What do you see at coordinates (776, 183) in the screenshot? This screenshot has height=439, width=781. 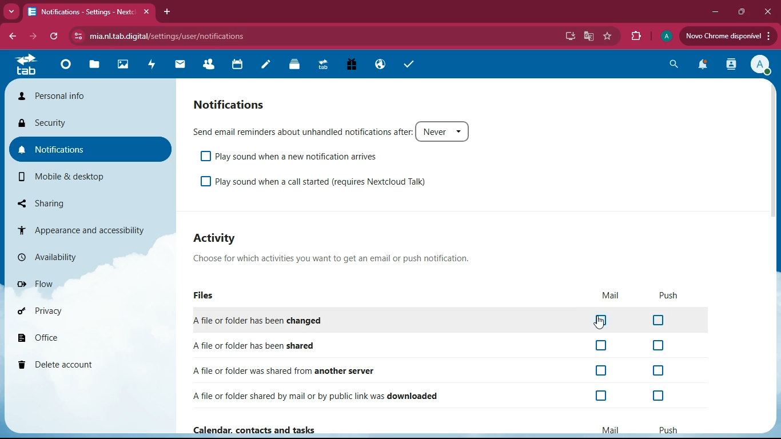 I see `scroll bar` at bounding box center [776, 183].